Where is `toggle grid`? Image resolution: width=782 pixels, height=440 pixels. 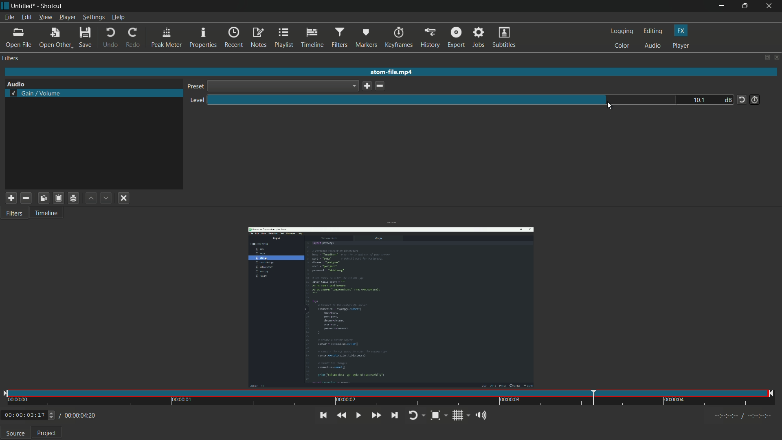
toggle grid is located at coordinates (461, 416).